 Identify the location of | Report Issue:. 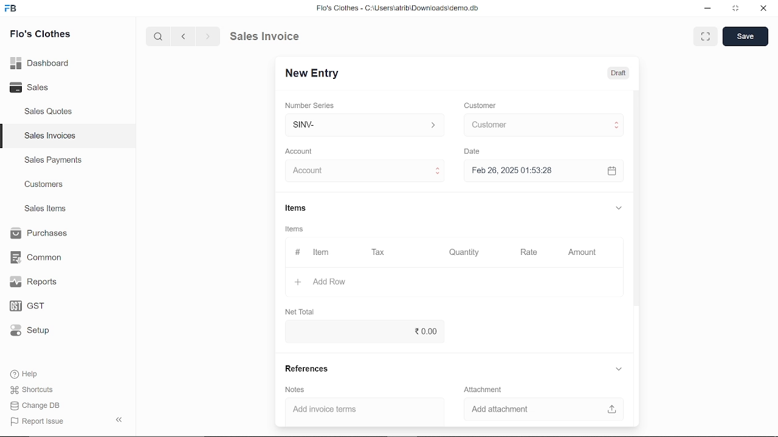
(39, 421).